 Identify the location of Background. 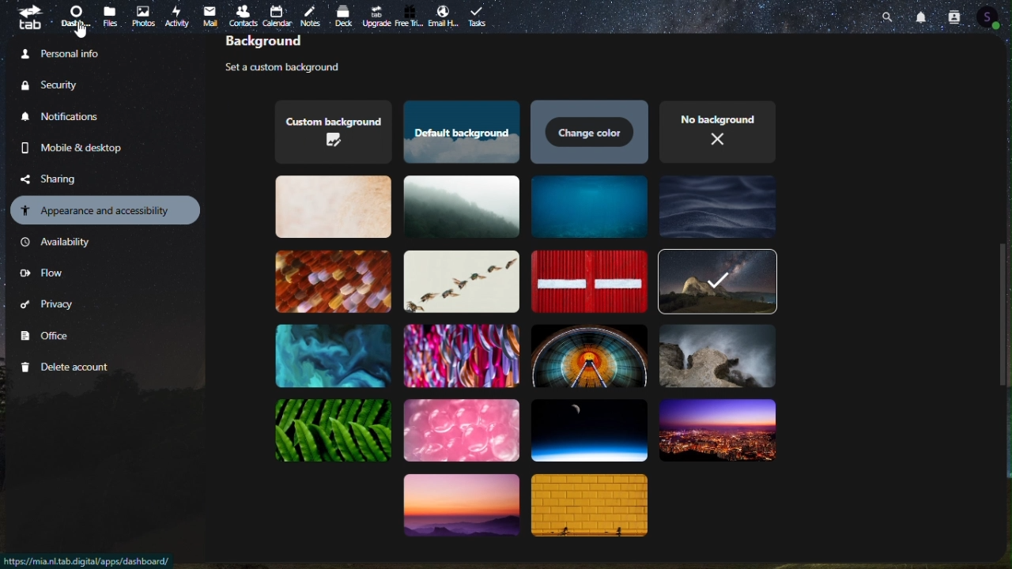
(290, 44).